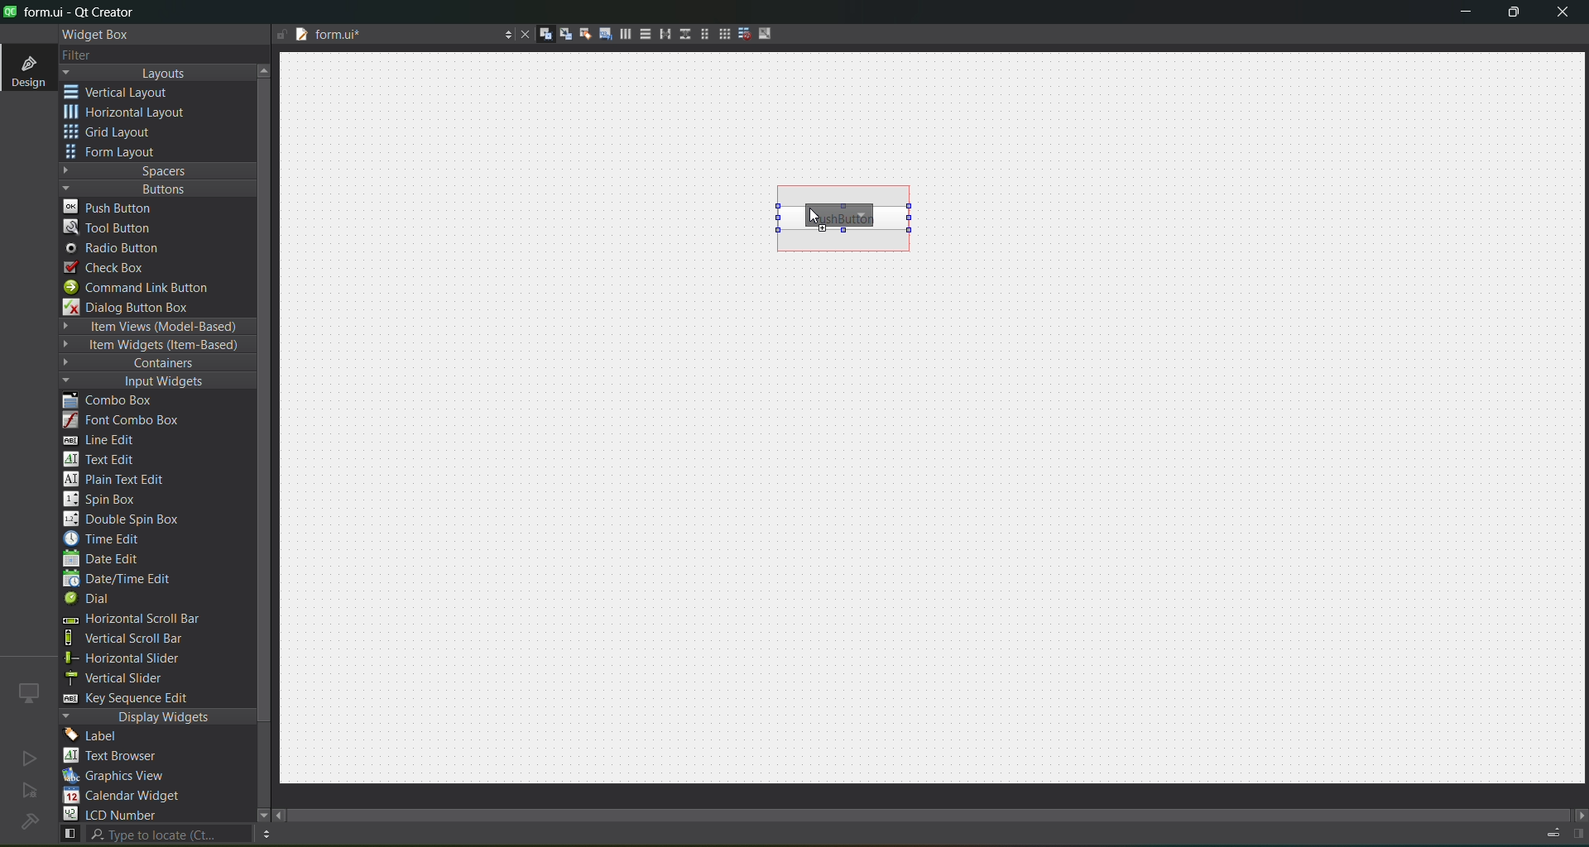 The image size is (1589, 847). I want to click on minimize, so click(1466, 15).